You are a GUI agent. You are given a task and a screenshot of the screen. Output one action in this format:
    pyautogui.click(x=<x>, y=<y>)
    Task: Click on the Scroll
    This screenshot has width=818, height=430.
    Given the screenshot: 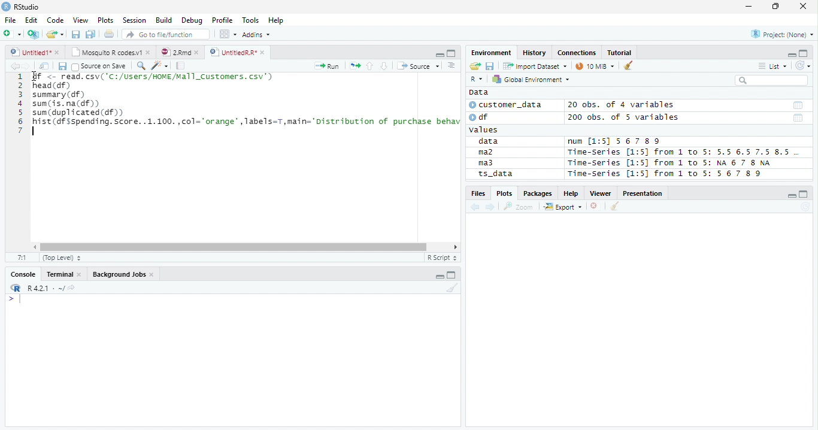 What is the action you would take?
    pyautogui.click(x=244, y=248)
    